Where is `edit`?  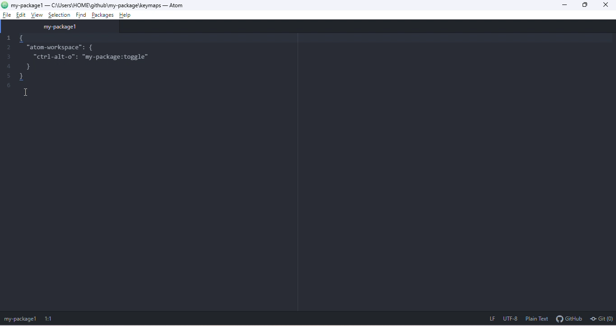 edit is located at coordinates (21, 14).